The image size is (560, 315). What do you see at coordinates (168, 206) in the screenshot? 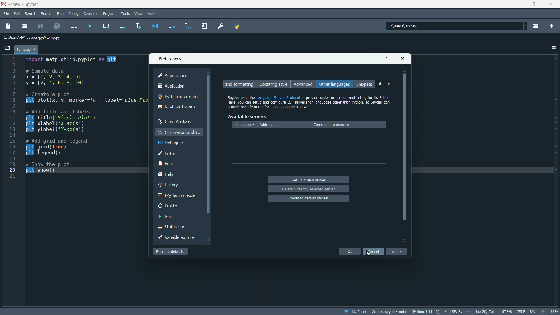
I see `profiler` at bounding box center [168, 206].